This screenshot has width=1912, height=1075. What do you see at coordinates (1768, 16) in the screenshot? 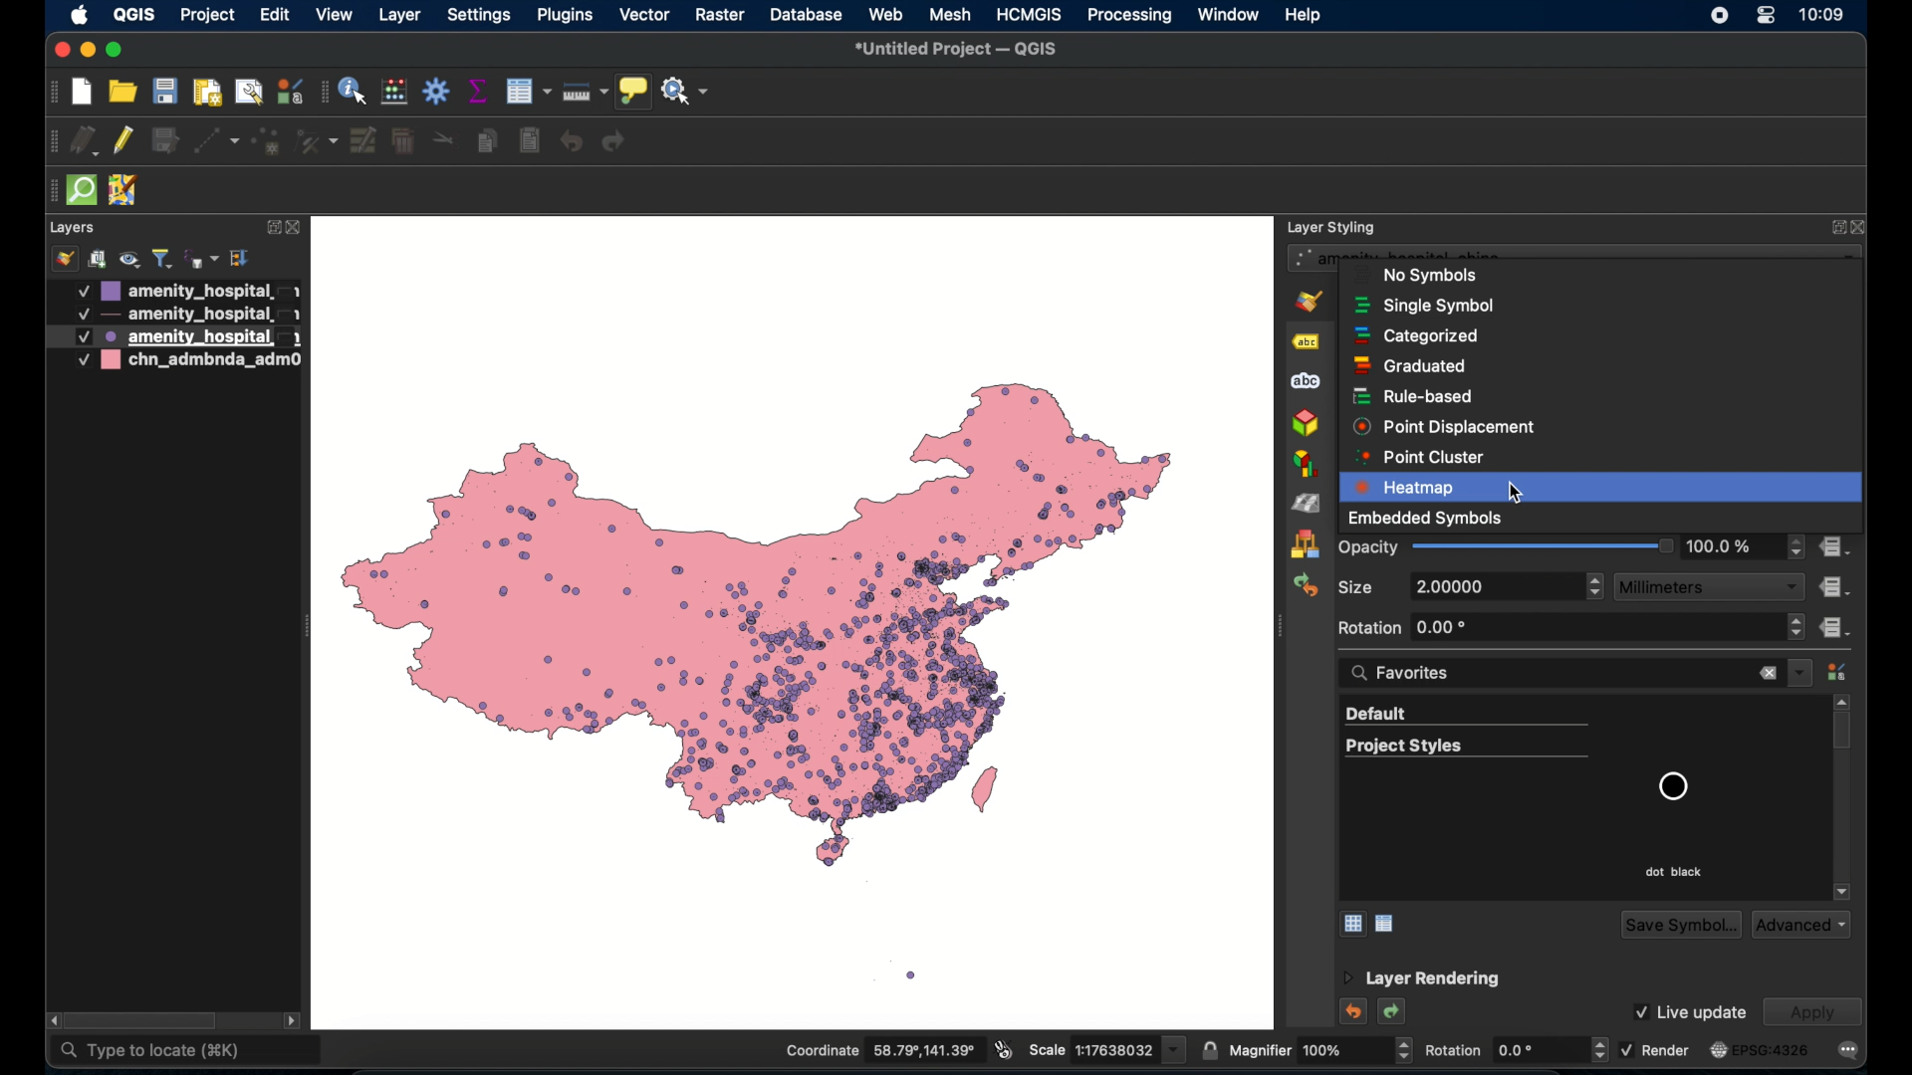
I see `control center` at bounding box center [1768, 16].